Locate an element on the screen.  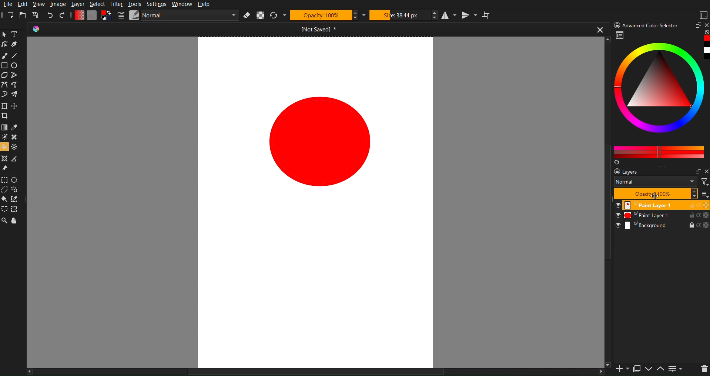
Normal is located at coordinates (183, 16).